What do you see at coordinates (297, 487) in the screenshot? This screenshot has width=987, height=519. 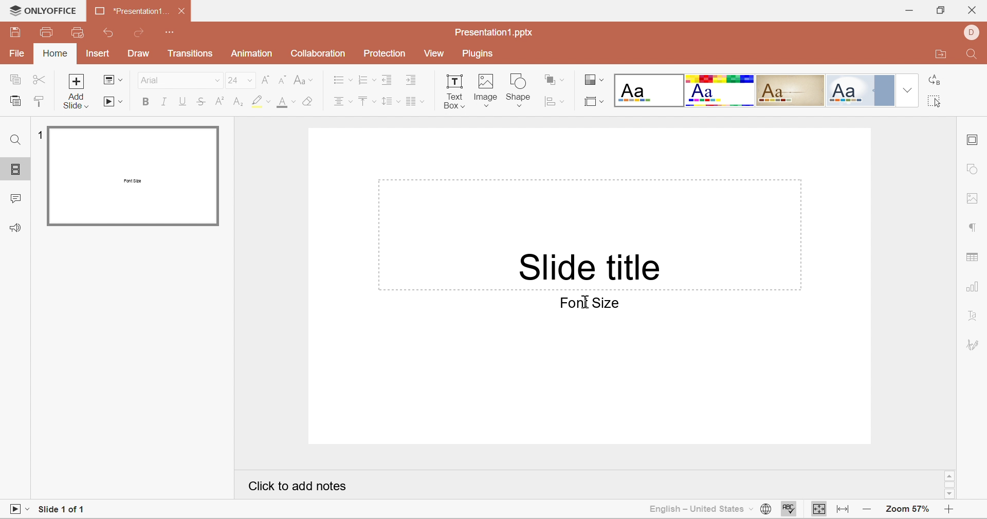 I see `Click to add notes` at bounding box center [297, 487].